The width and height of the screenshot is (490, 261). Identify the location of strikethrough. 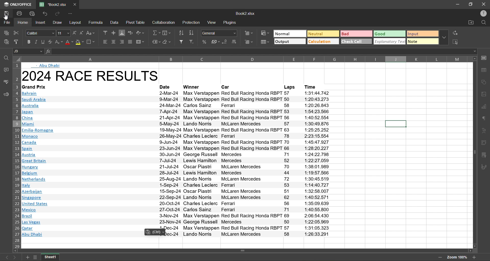
(50, 42).